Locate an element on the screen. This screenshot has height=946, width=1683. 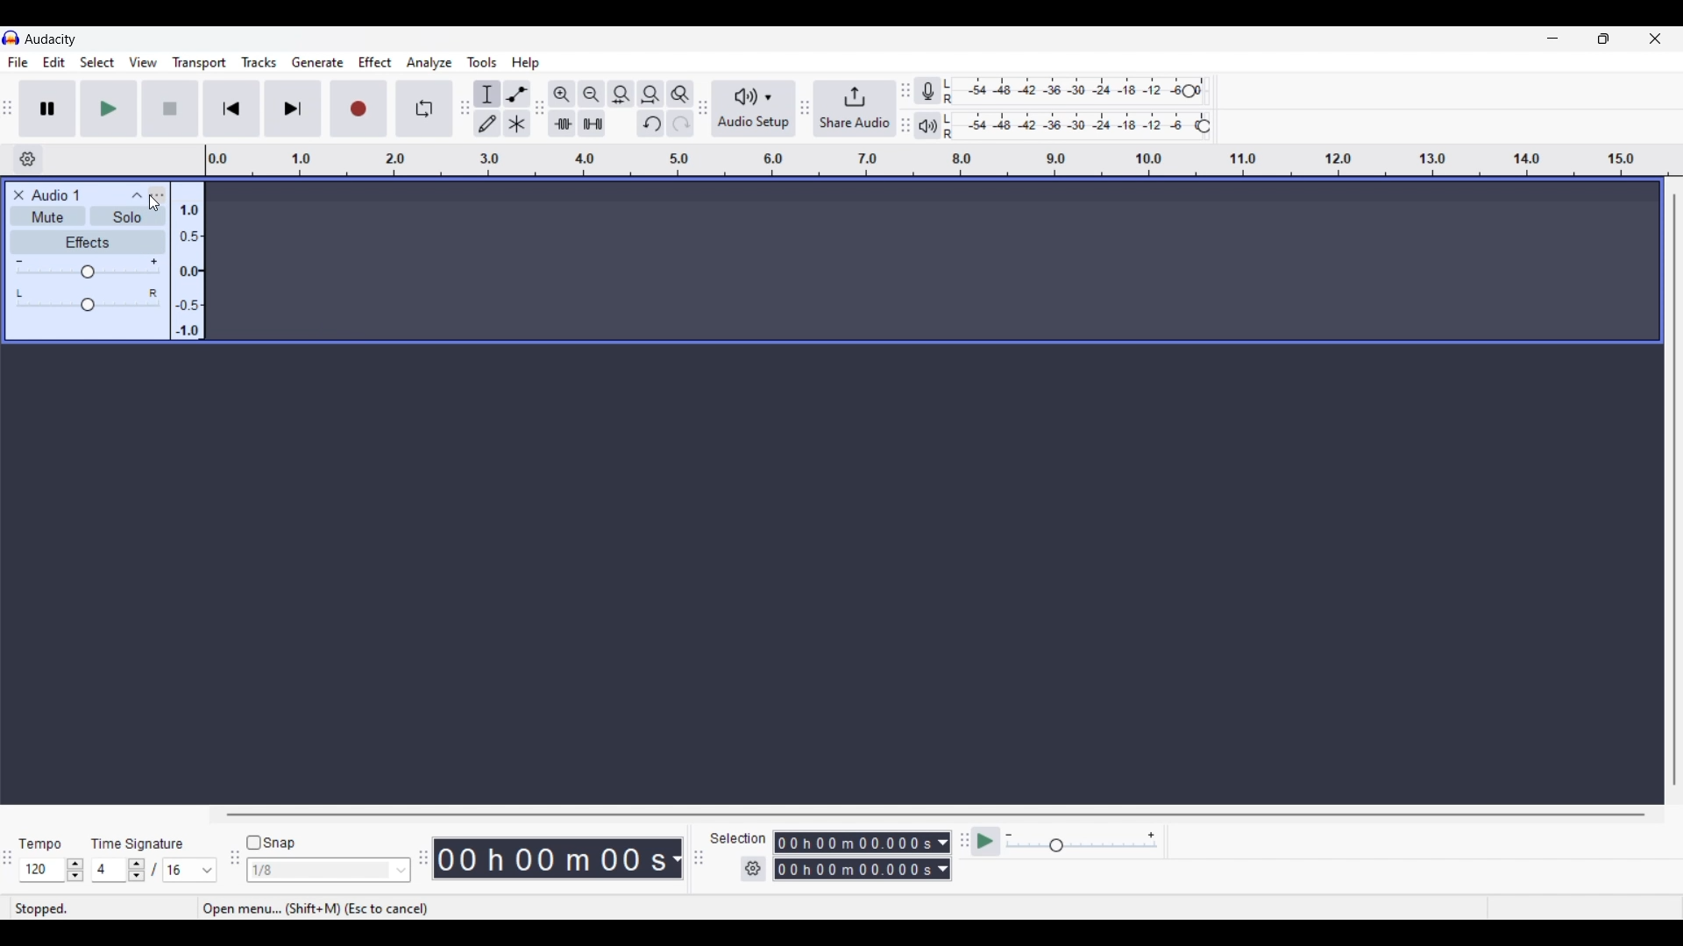
Time Signature is located at coordinates (140, 843).